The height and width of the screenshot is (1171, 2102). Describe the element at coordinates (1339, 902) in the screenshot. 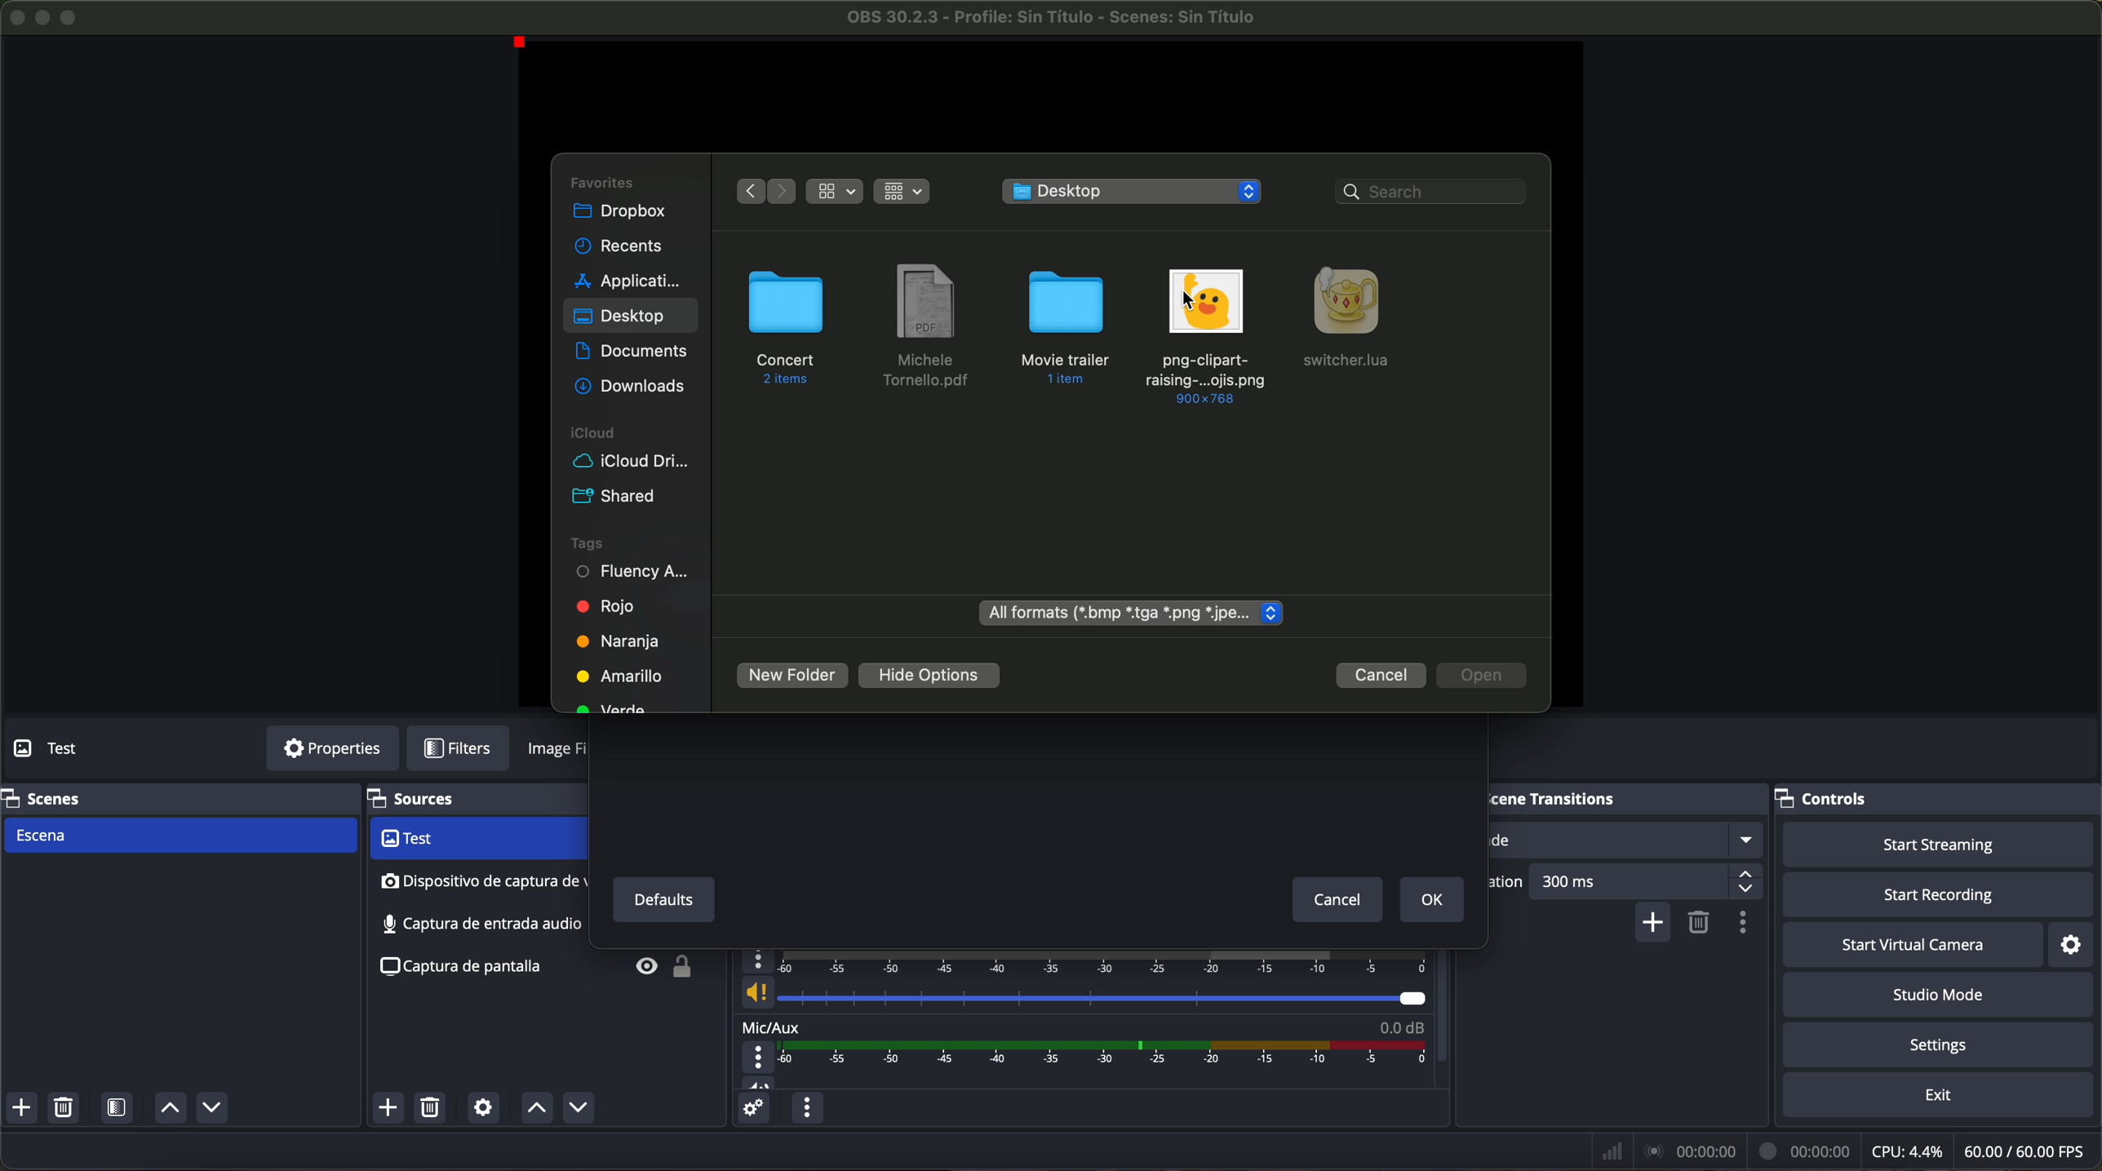

I see `cancel` at that location.